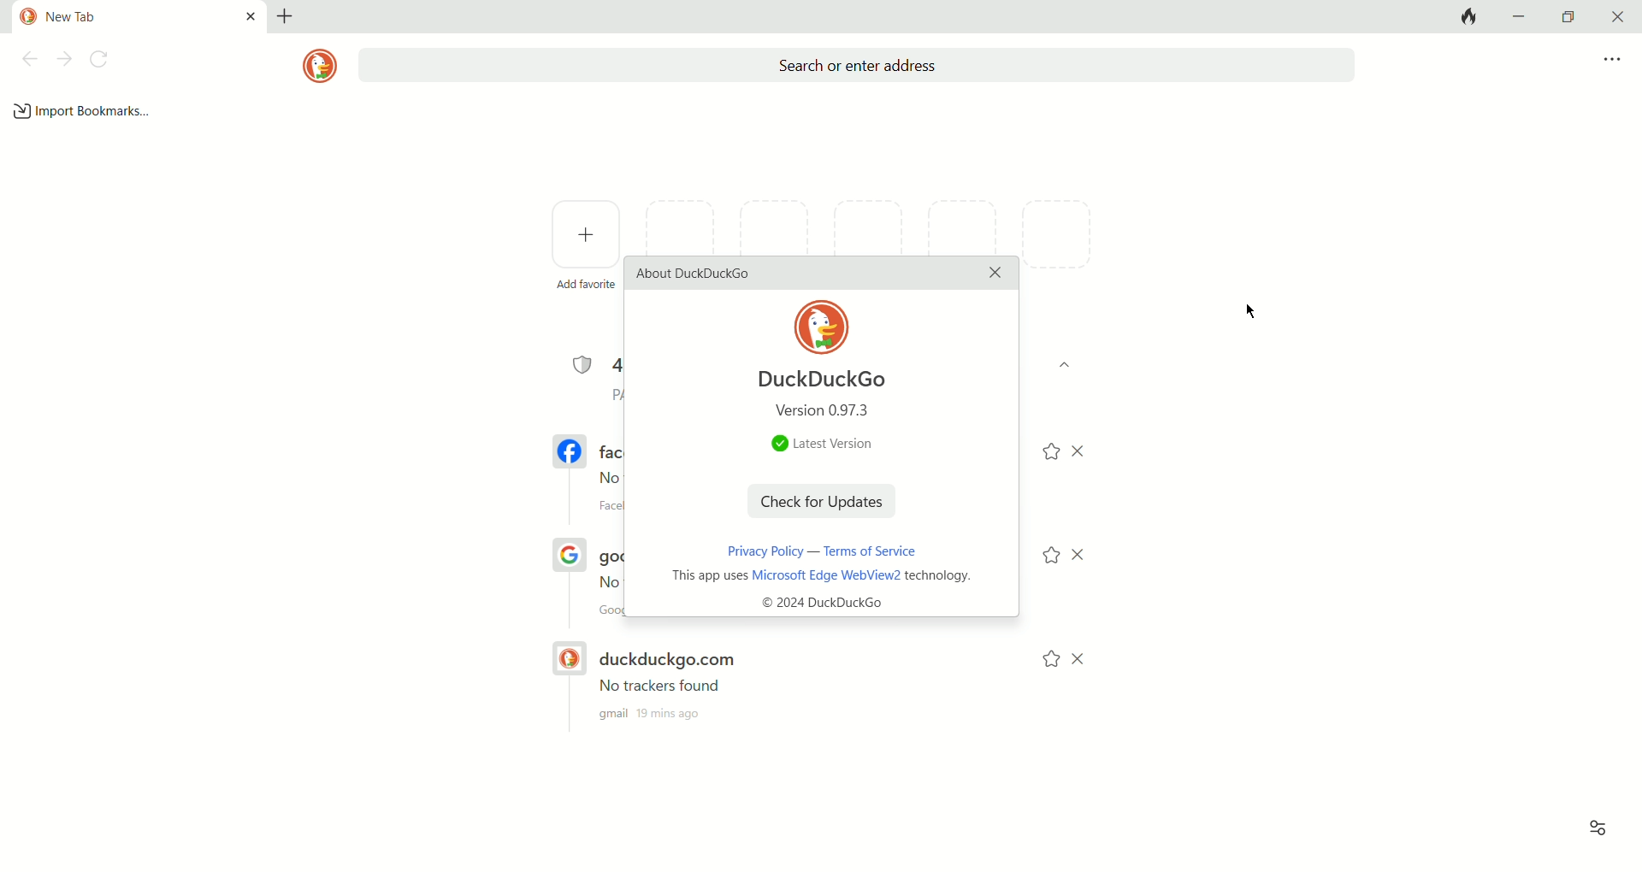 The height and width of the screenshot is (872, 1642). Describe the element at coordinates (1086, 659) in the screenshot. I see `close` at that location.